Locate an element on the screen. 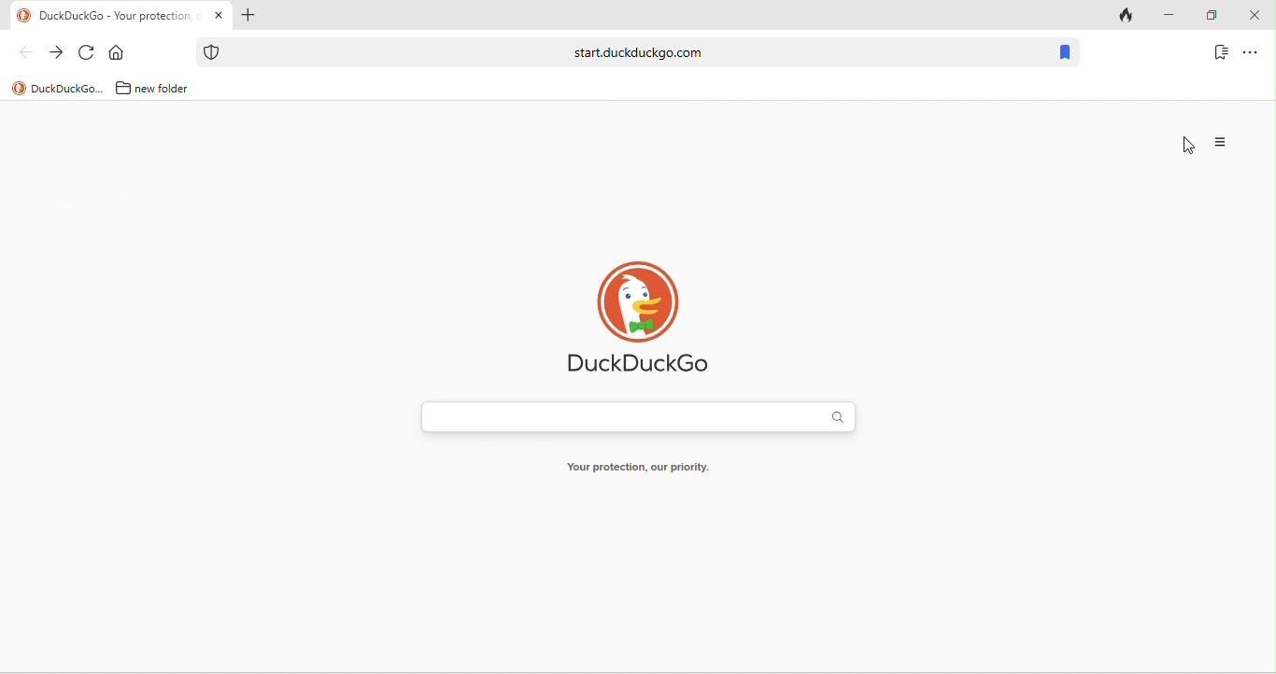 The width and height of the screenshot is (1276, 674). options is located at coordinates (1256, 53).